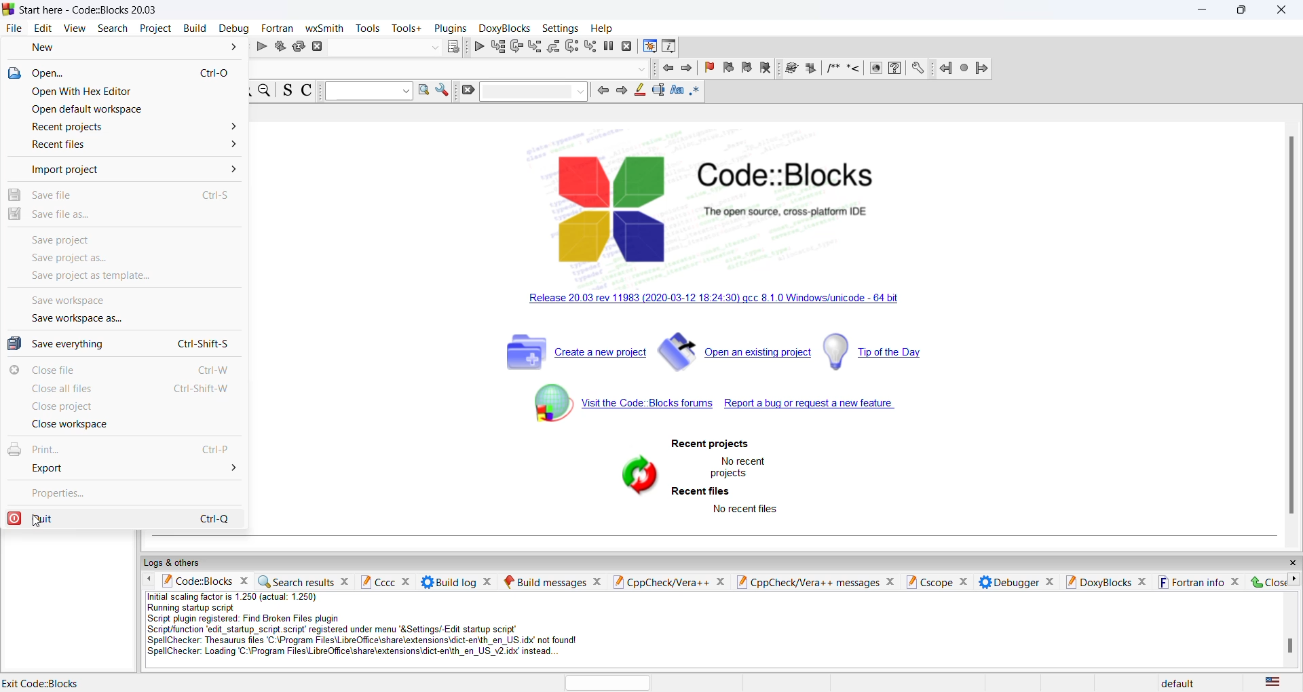 The height and width of the screenshot is (692, 1303). I want to click on codeblocks pane, so click(197, 582).